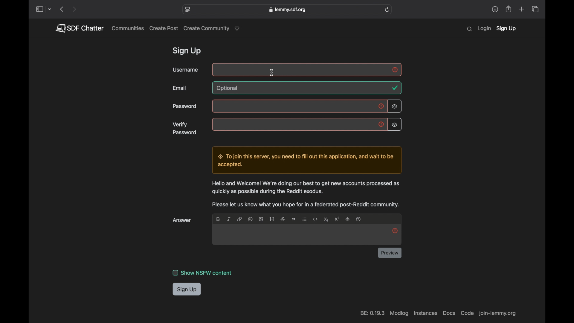  Describe the element at coordinates (185, 106) in the screenshot. I see `password` at that location.